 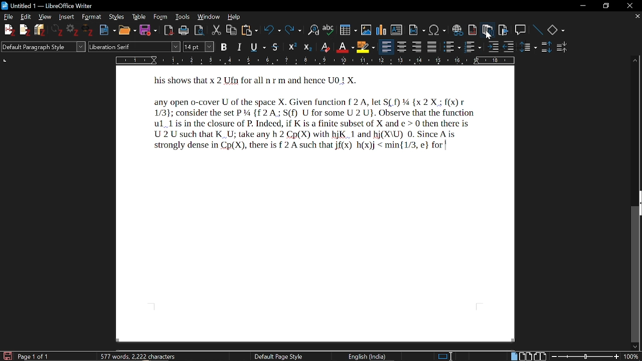 I want to click on Check spelling, so click(x=329, y=31).